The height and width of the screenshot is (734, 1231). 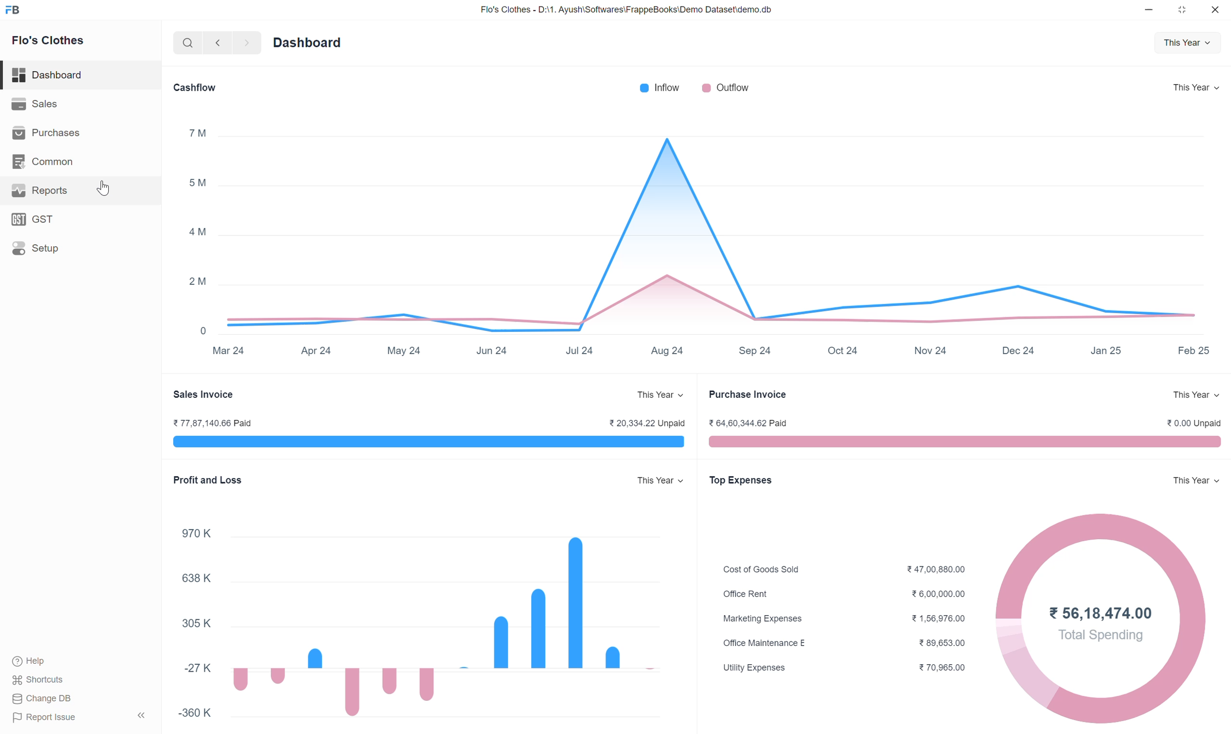 I want to click on change DB, so click(x=44, y=698).